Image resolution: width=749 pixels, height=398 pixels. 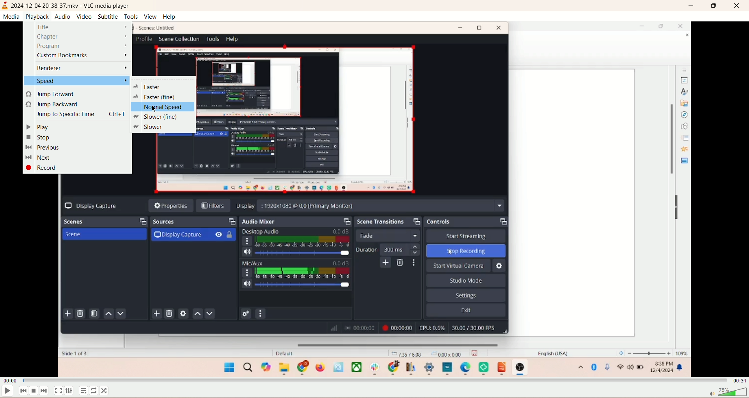 I want to click on close, so click(x=738, y=6).